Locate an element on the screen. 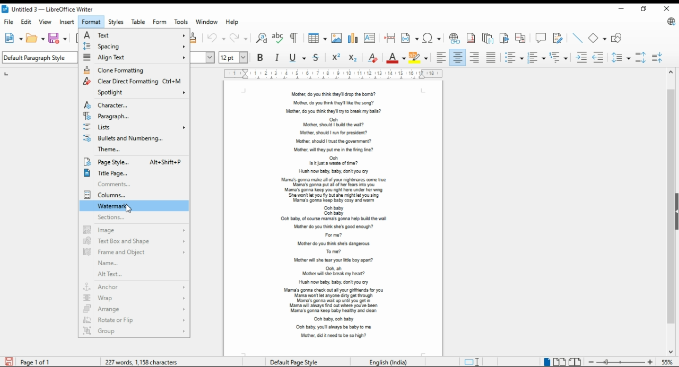 The image size is (679, 367). document info is located at coordinates (143, 361).